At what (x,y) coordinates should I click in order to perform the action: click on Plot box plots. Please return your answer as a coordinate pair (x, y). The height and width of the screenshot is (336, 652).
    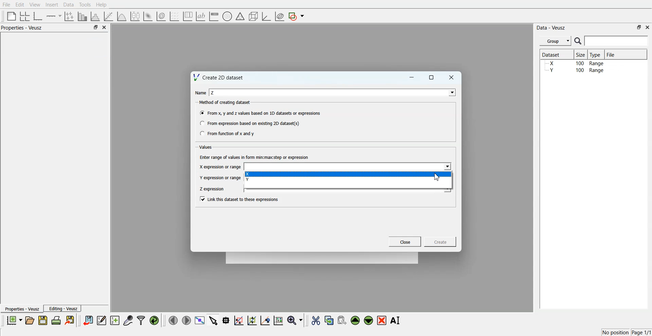
    Looking at the image, I should click on (135, 16).